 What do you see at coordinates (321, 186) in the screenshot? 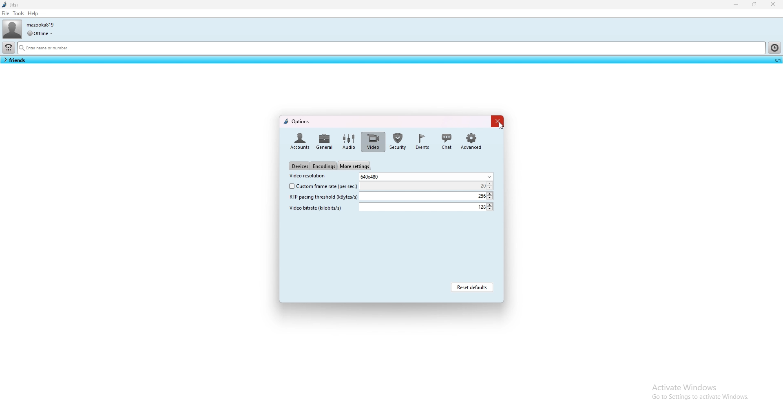
I see `Custom frame rate(per sec.)` at bounding box center [321, 186].